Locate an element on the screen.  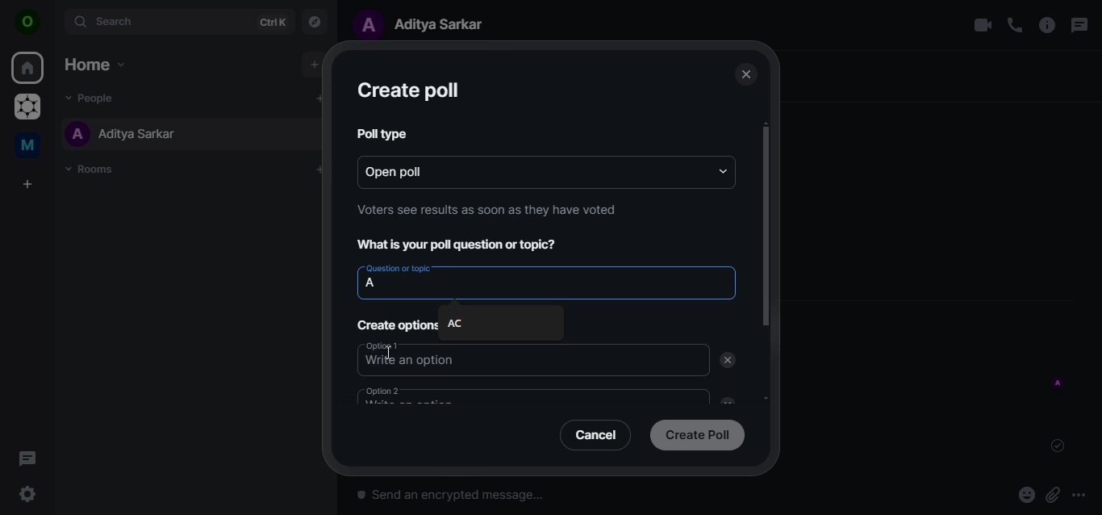
message sent by  is located at coordinates (1059, 383).